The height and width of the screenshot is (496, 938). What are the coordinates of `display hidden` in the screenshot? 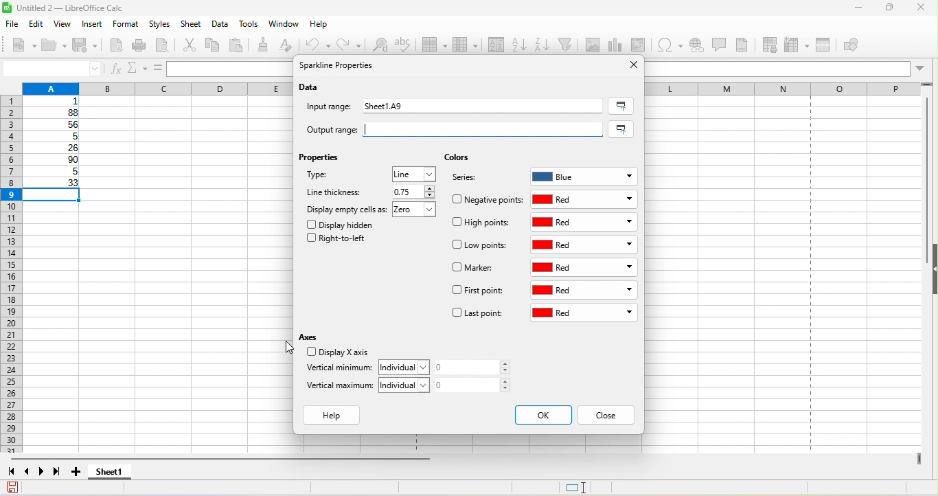 It's located at (343, 224).